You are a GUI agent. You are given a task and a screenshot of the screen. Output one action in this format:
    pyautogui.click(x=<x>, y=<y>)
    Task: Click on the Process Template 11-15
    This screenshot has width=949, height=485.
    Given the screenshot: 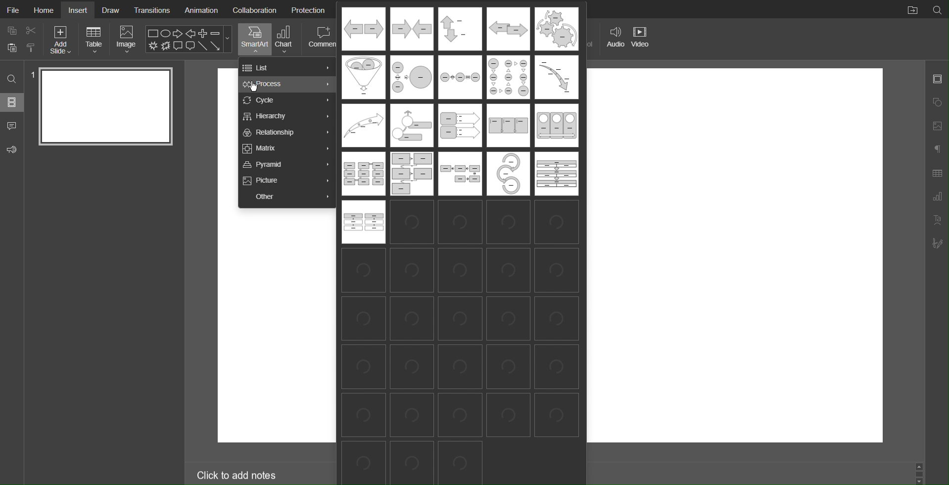 What is the action you would take?
    pyautogui.click(x=459, y=125)
    